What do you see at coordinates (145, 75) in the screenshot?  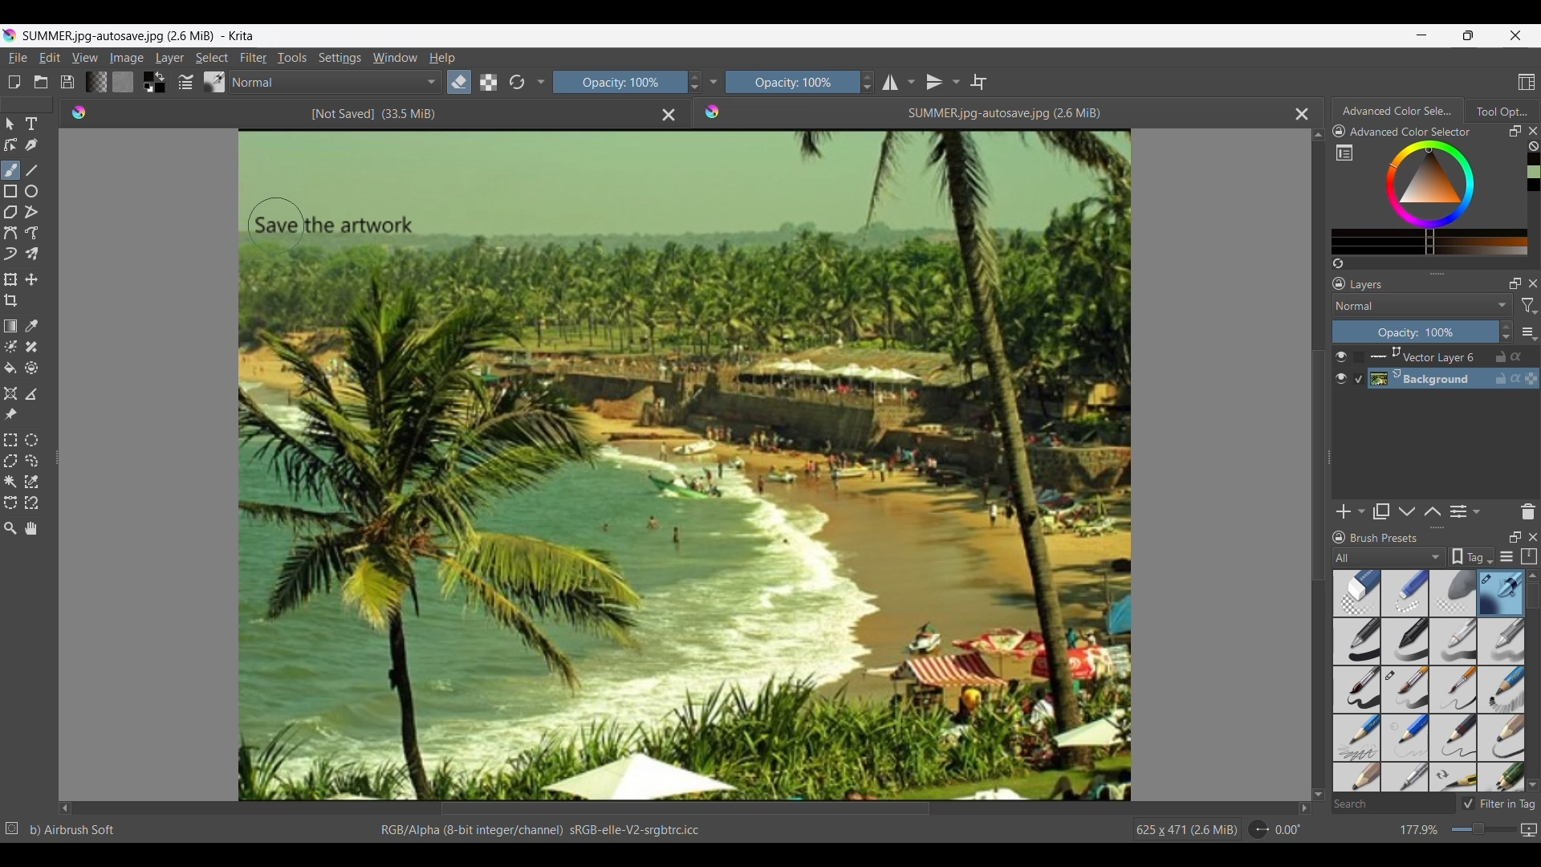 I see `Foreground color` at bounding box center [145, 75].